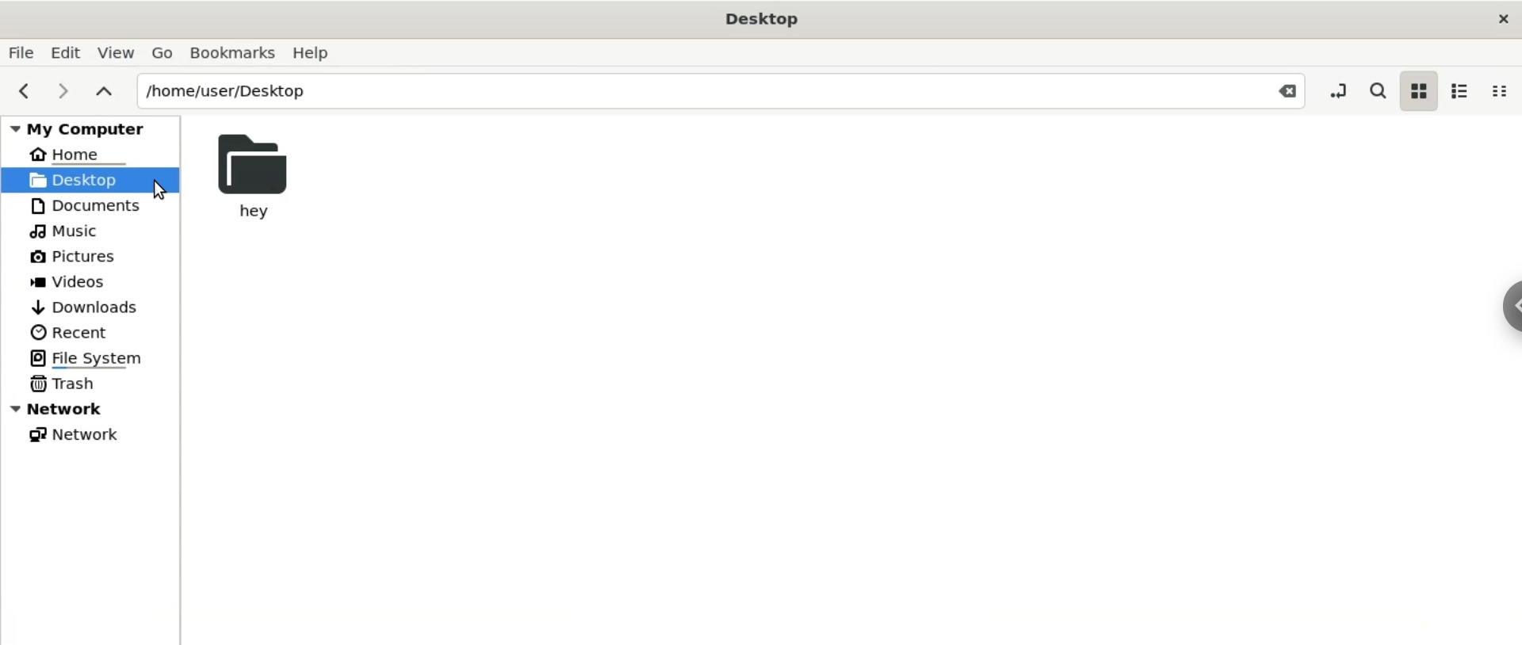 This screenshot has width=1522, height=645. I want to click on next, so click(63, 90).